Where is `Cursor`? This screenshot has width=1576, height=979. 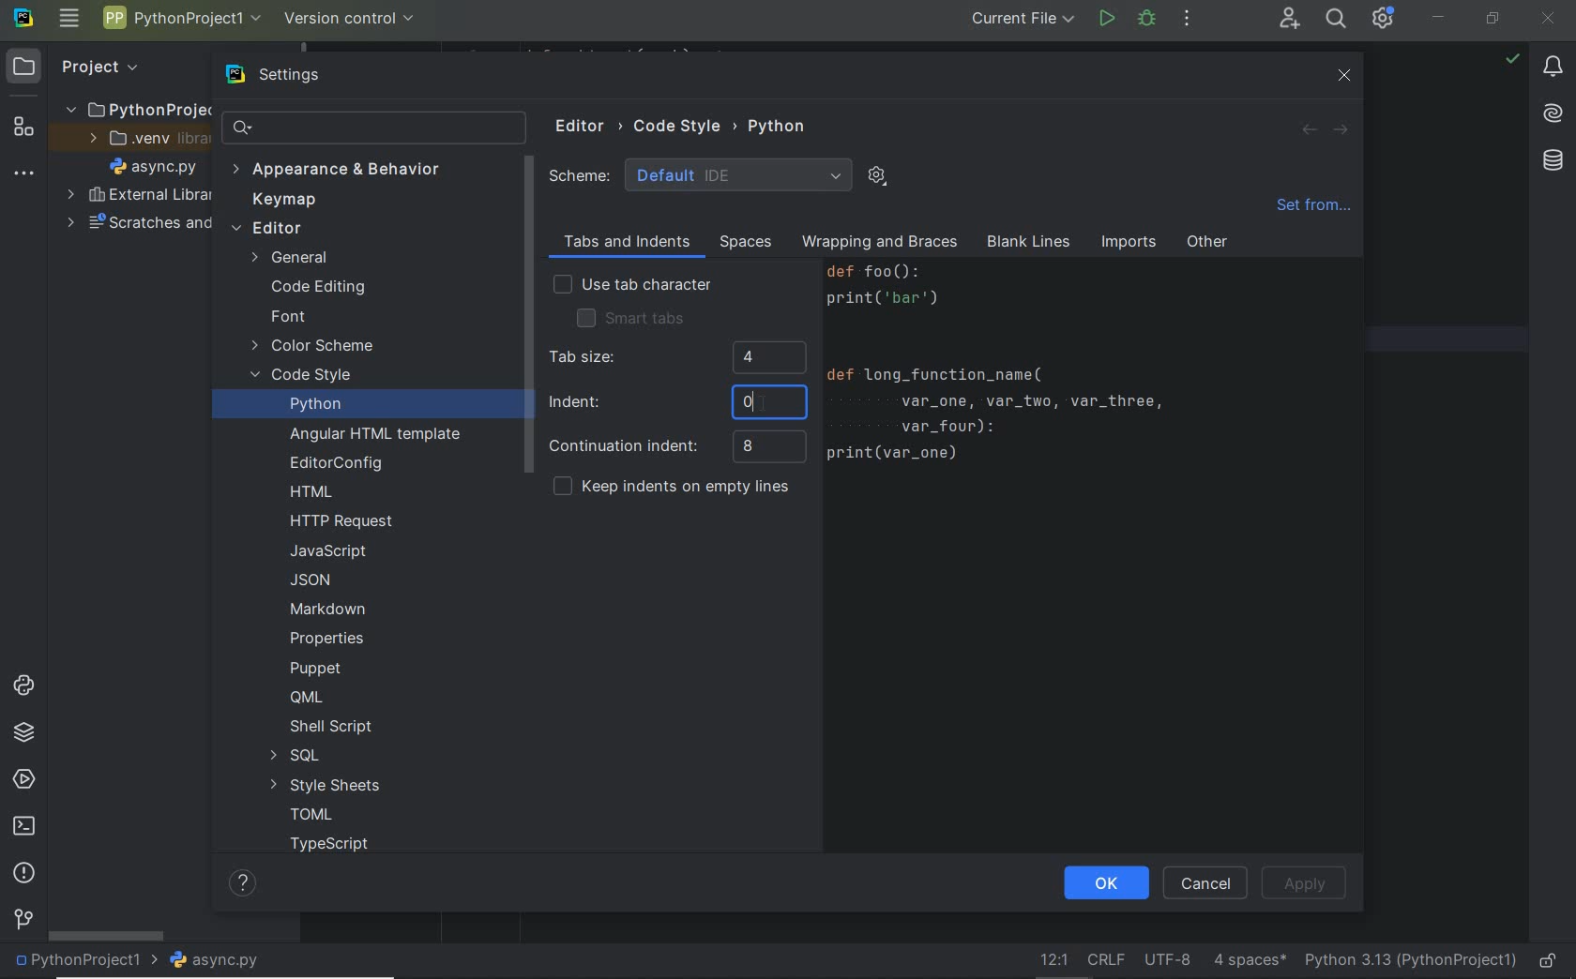
Cursor is located at coordinates (759, 403).